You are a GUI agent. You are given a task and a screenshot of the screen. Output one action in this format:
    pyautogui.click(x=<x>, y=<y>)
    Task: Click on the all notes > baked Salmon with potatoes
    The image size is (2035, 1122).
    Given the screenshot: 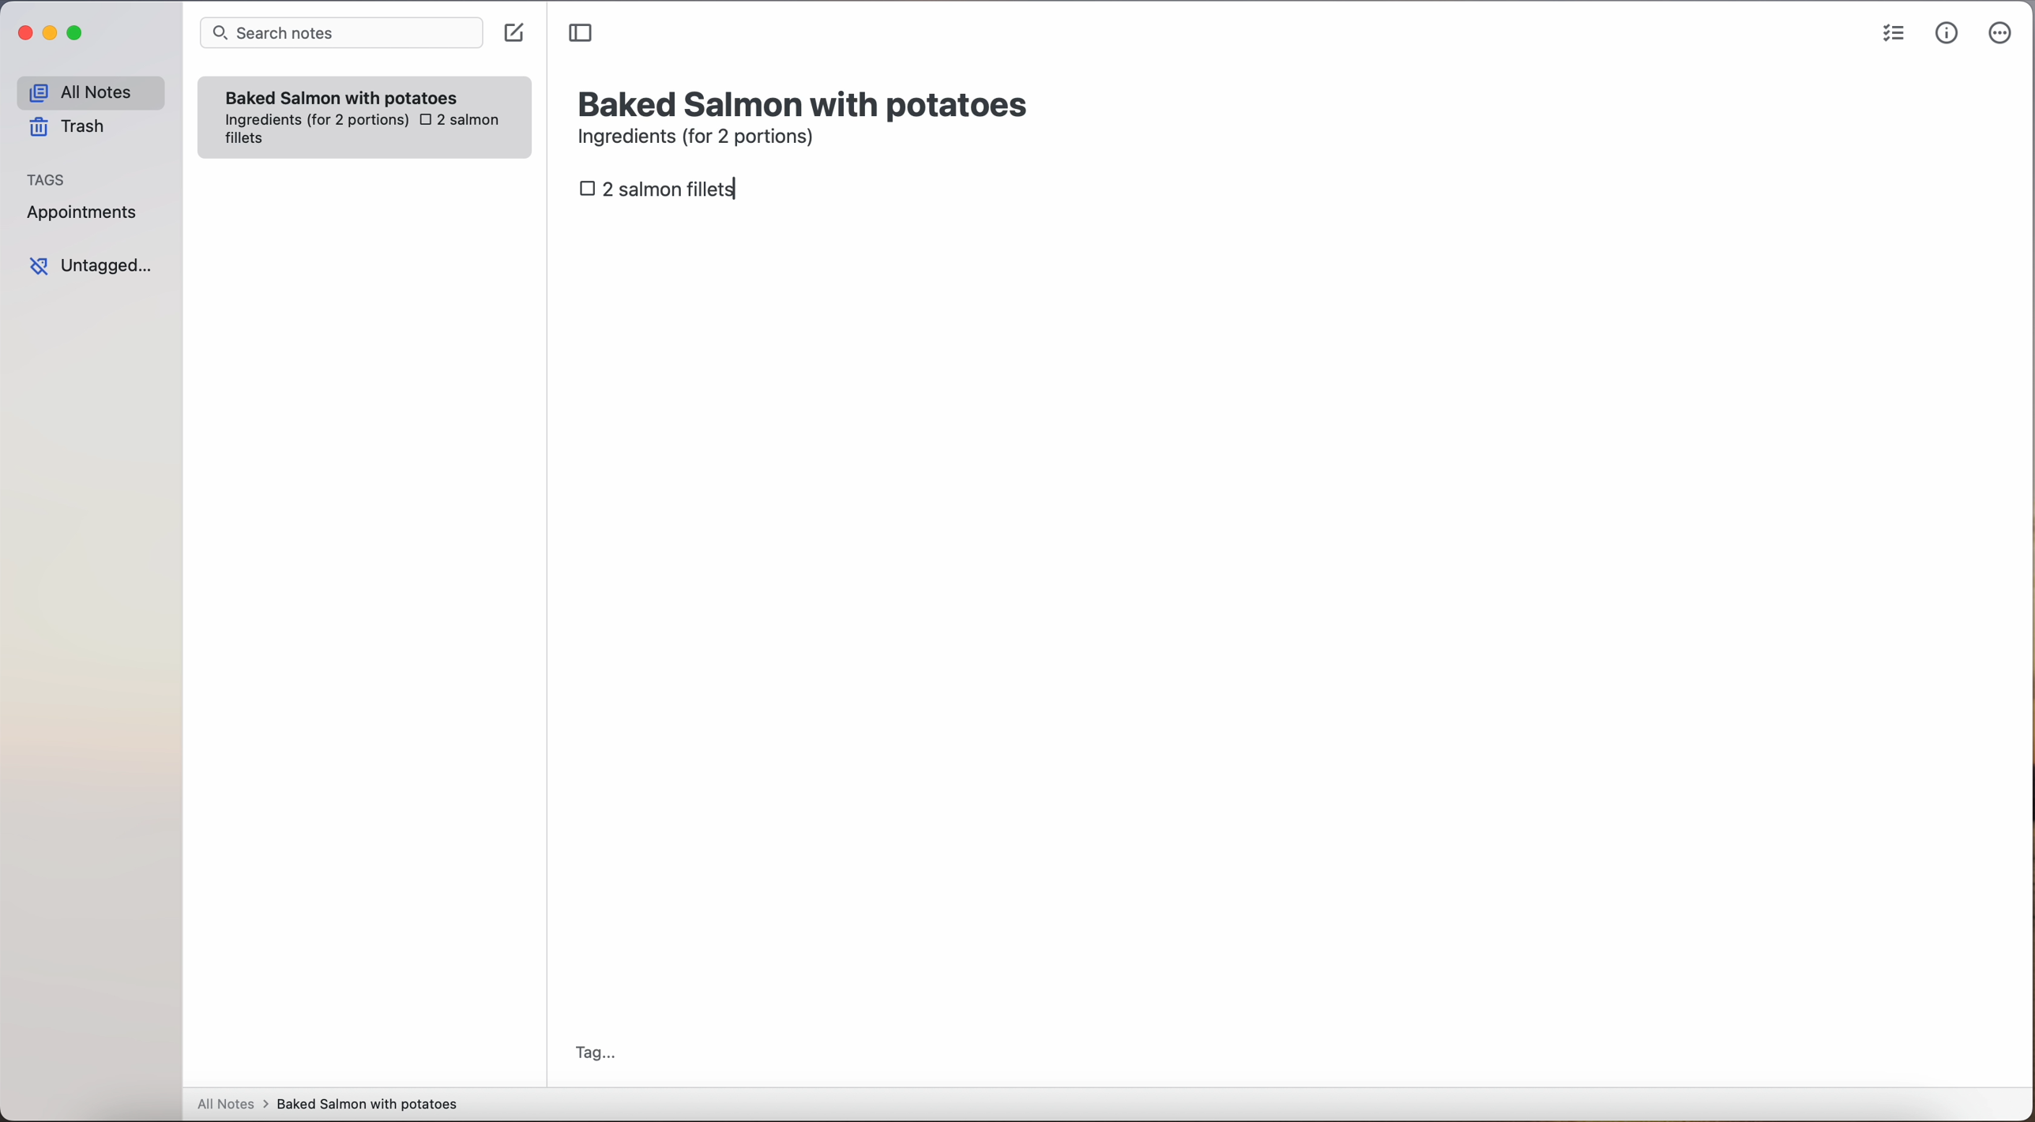 What is the action you would take?
    pyautogui.click(x=328, y=1103)
    